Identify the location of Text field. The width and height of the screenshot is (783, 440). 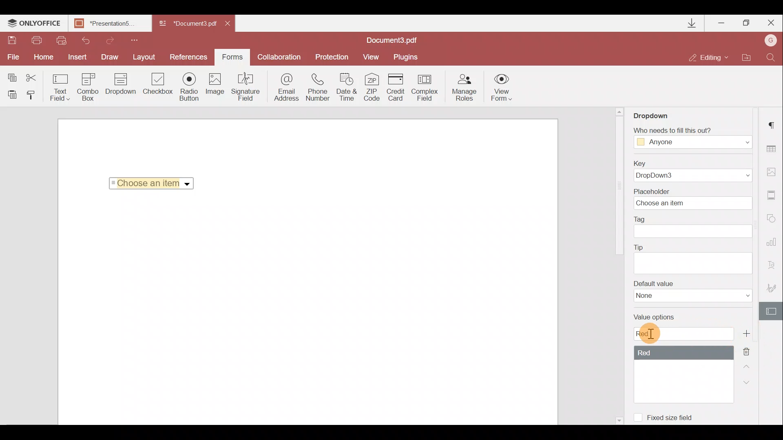
(59, 87).